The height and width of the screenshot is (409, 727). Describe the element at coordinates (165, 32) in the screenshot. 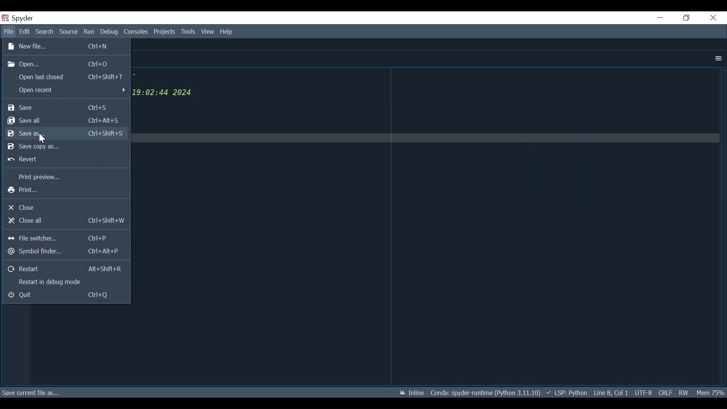

I see `Projects` at that location.